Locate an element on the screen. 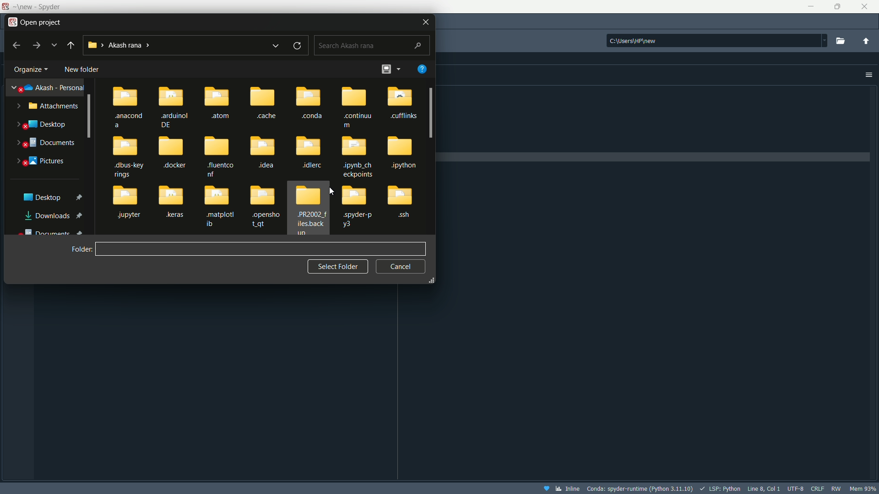 This screenshot has height=494, width=879. desktop is located at coordinates (51, 197).